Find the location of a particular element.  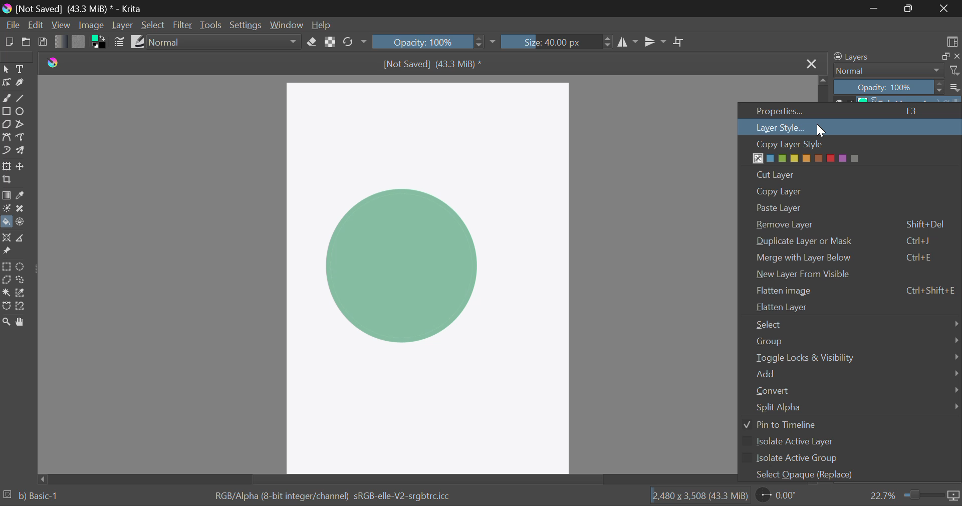

Rotate is located at coordinates (355, 42).